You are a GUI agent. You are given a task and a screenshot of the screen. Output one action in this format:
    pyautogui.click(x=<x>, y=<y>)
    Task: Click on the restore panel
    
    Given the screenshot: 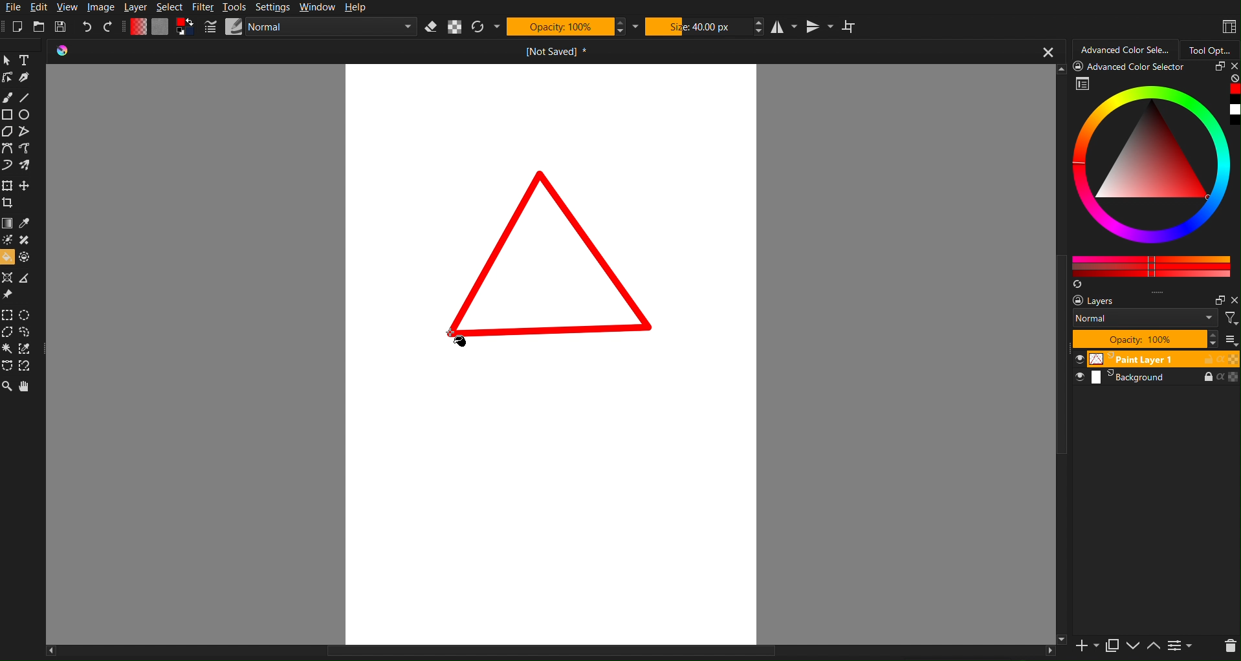 What is the action you would take?
    pyautogui.click(x=1217, y=68)
    